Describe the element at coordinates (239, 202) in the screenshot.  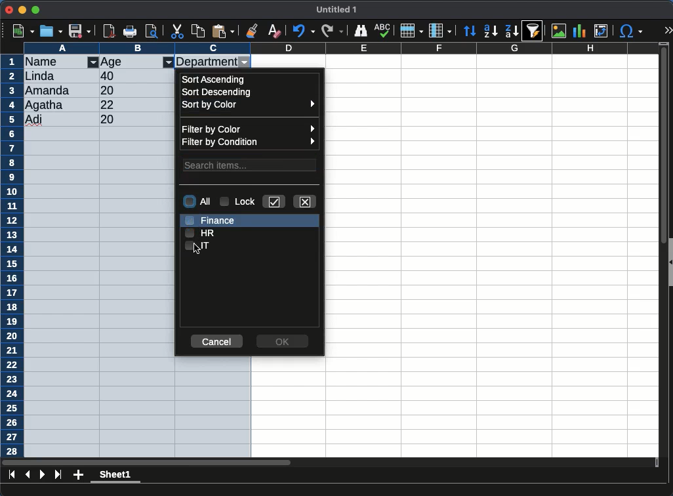
I see `lock` at that location.